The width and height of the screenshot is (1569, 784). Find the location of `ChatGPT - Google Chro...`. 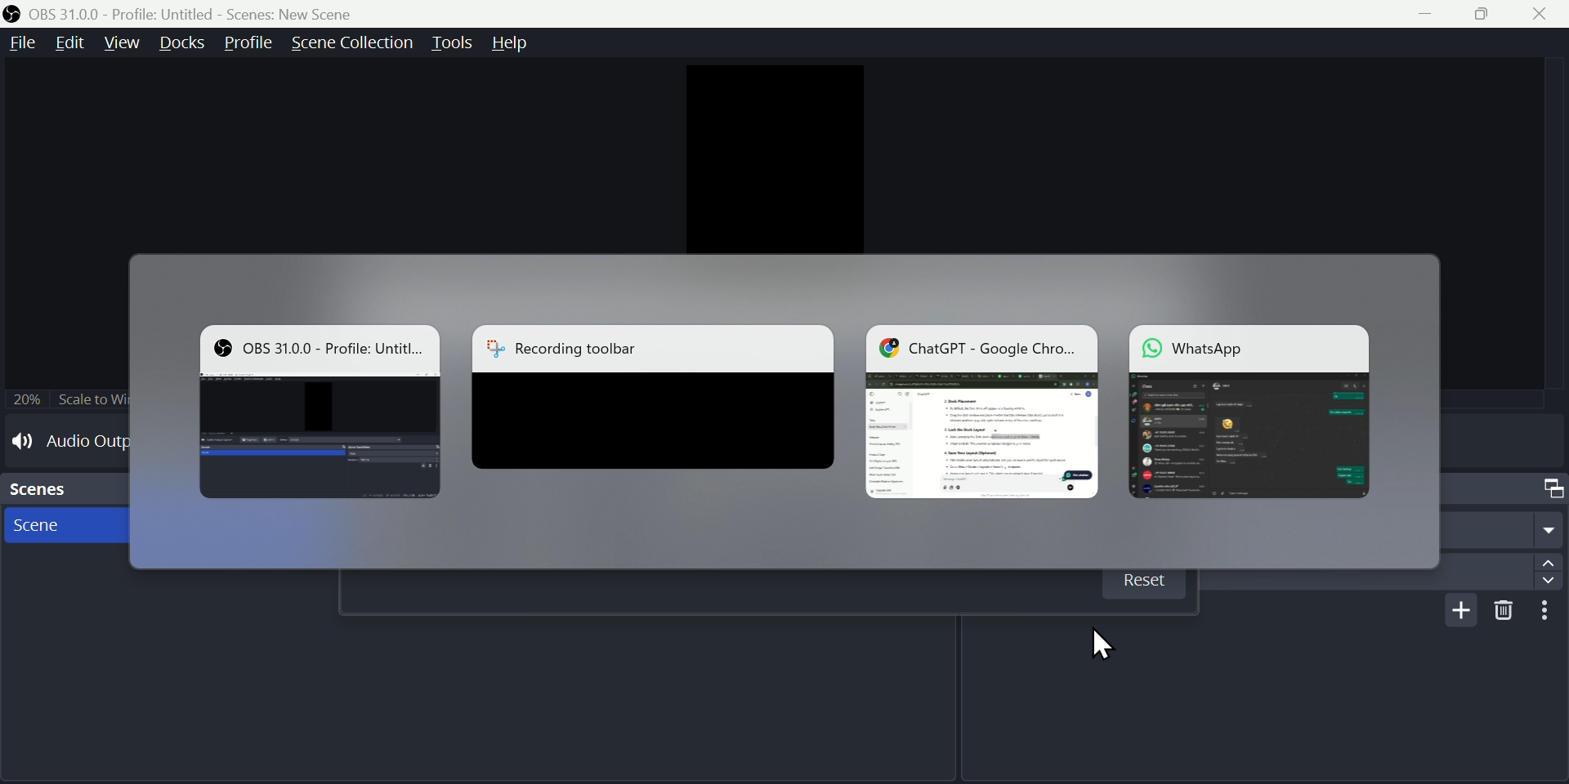

ChatGPT - Google Chro... is located at coordinates (986, 411).